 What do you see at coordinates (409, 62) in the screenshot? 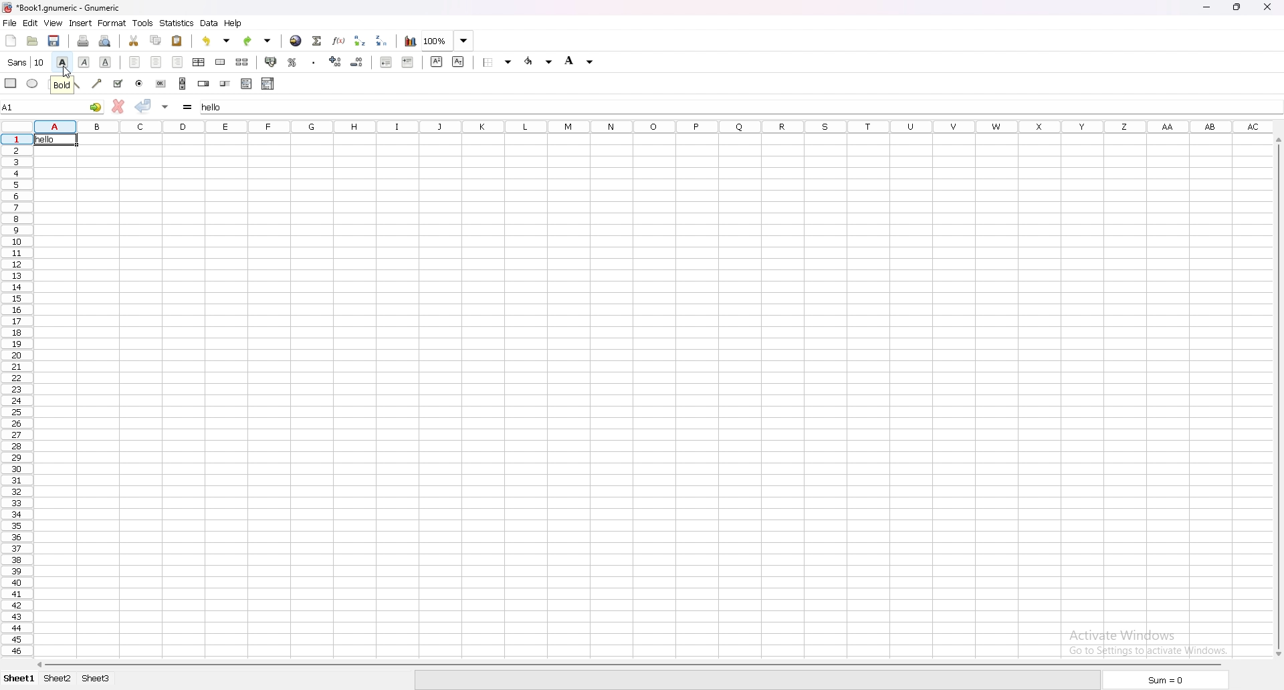
I see `increase indent` at bounding box center [409, 62].